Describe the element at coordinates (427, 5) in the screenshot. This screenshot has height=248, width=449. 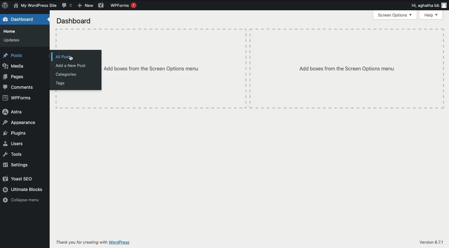
I see `Hi user` at that location.